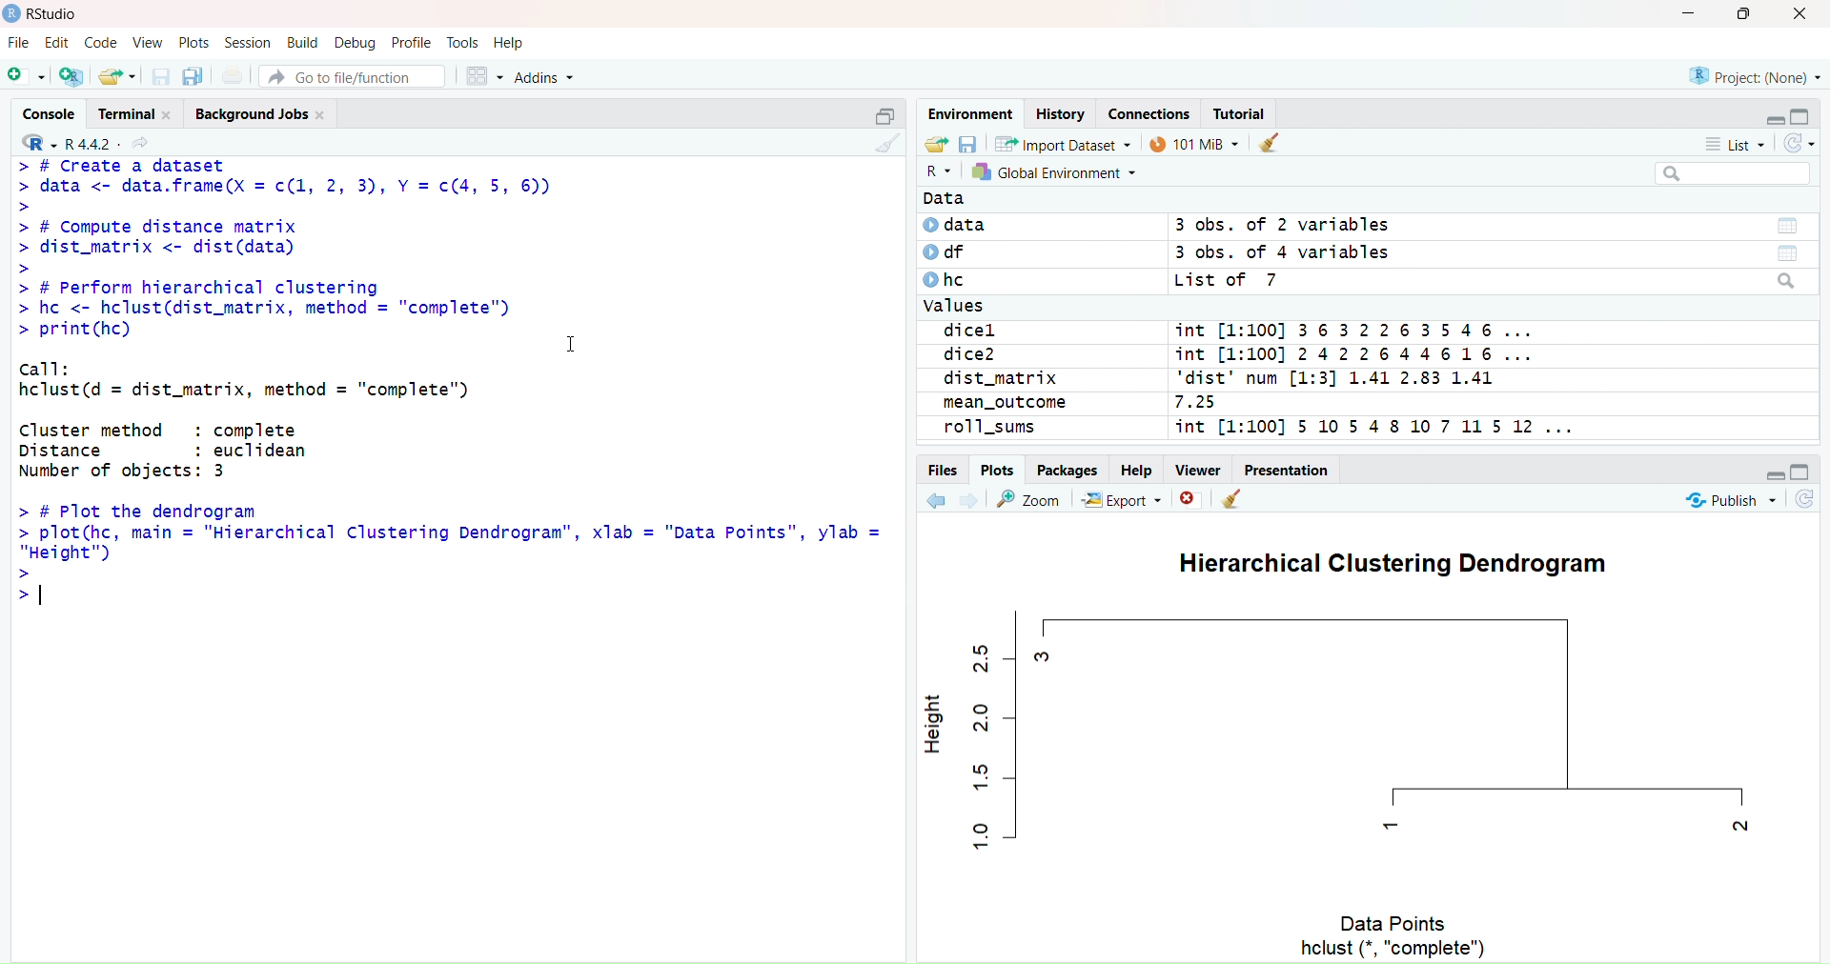 The height and width of the screenshot is (964, 1830). I want to click on Plots, so click(193, 43).